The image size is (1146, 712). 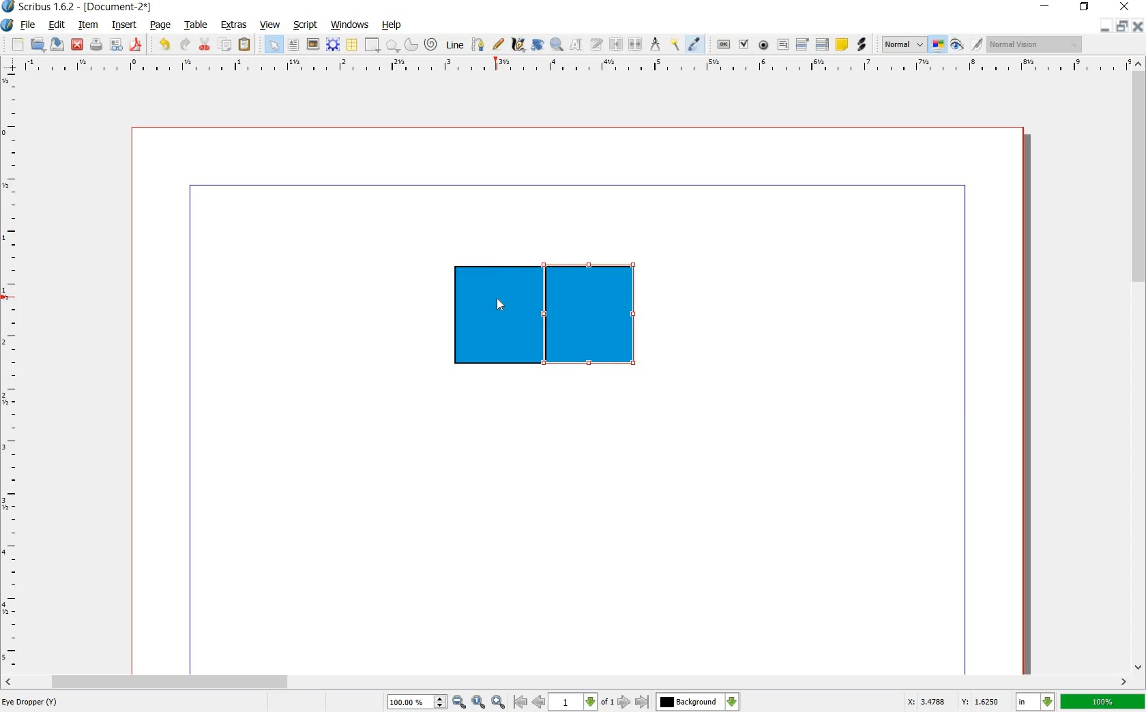 What do you see at coordinates (562, 317) in the screenshot?
I see `element's color matched` at bounding box center [562, 317].